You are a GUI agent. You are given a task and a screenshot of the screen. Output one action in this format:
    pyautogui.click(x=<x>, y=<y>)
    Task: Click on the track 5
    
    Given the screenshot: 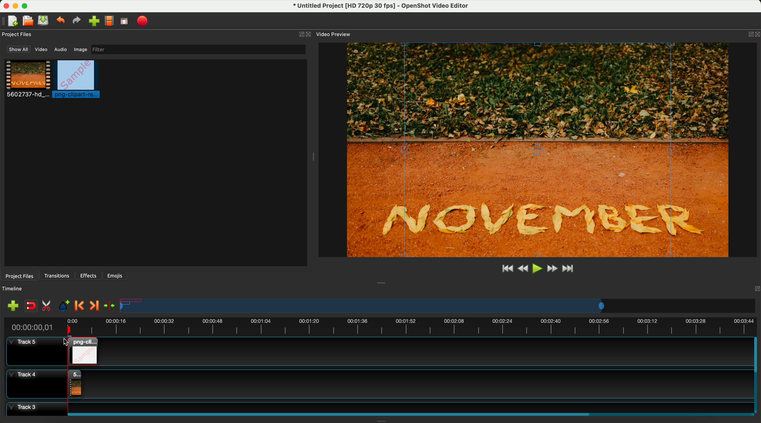 What is the action you would take?
    pyautogui.click(x=31, y=352)
    